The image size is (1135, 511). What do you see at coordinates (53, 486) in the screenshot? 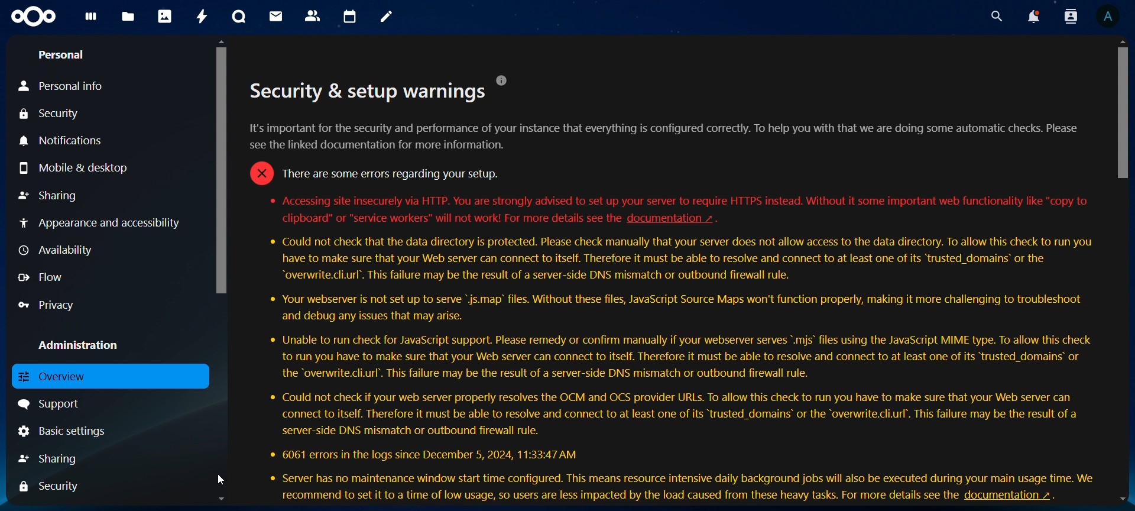
I see `security` at bounding box center [53, 486].